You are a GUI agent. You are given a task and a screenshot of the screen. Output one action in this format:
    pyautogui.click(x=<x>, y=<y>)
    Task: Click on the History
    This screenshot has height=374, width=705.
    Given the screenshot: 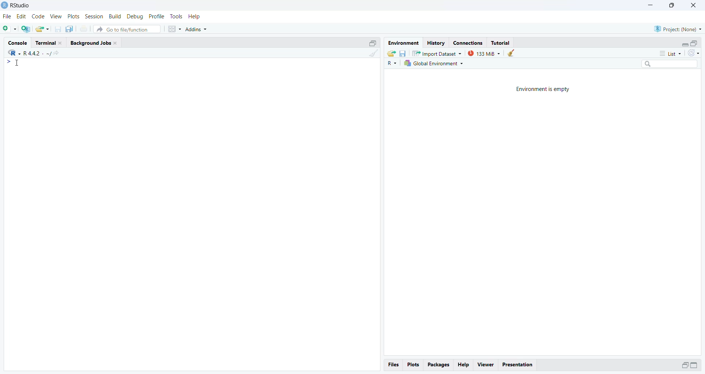 What is the action you would take?
    pyautogui.click(x=435, y=43)
    